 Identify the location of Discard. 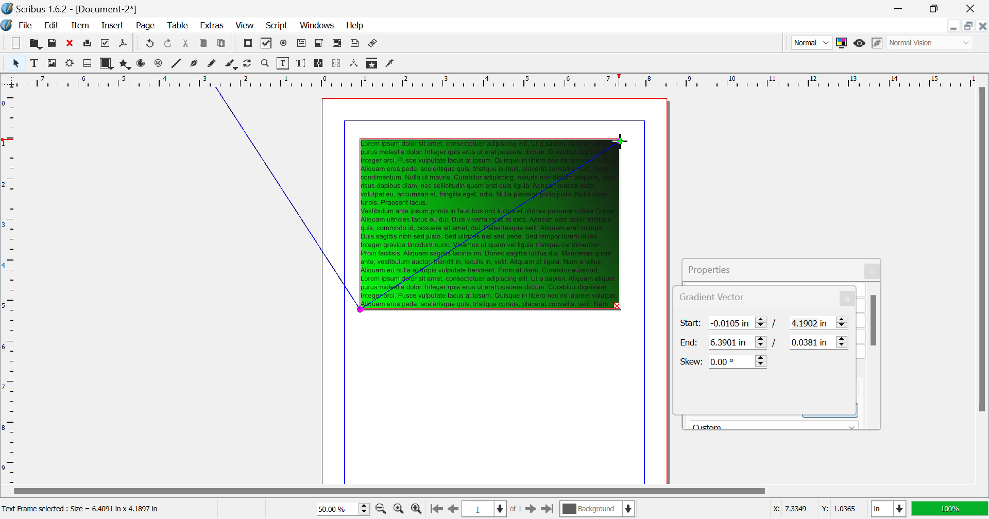
(70, 43).